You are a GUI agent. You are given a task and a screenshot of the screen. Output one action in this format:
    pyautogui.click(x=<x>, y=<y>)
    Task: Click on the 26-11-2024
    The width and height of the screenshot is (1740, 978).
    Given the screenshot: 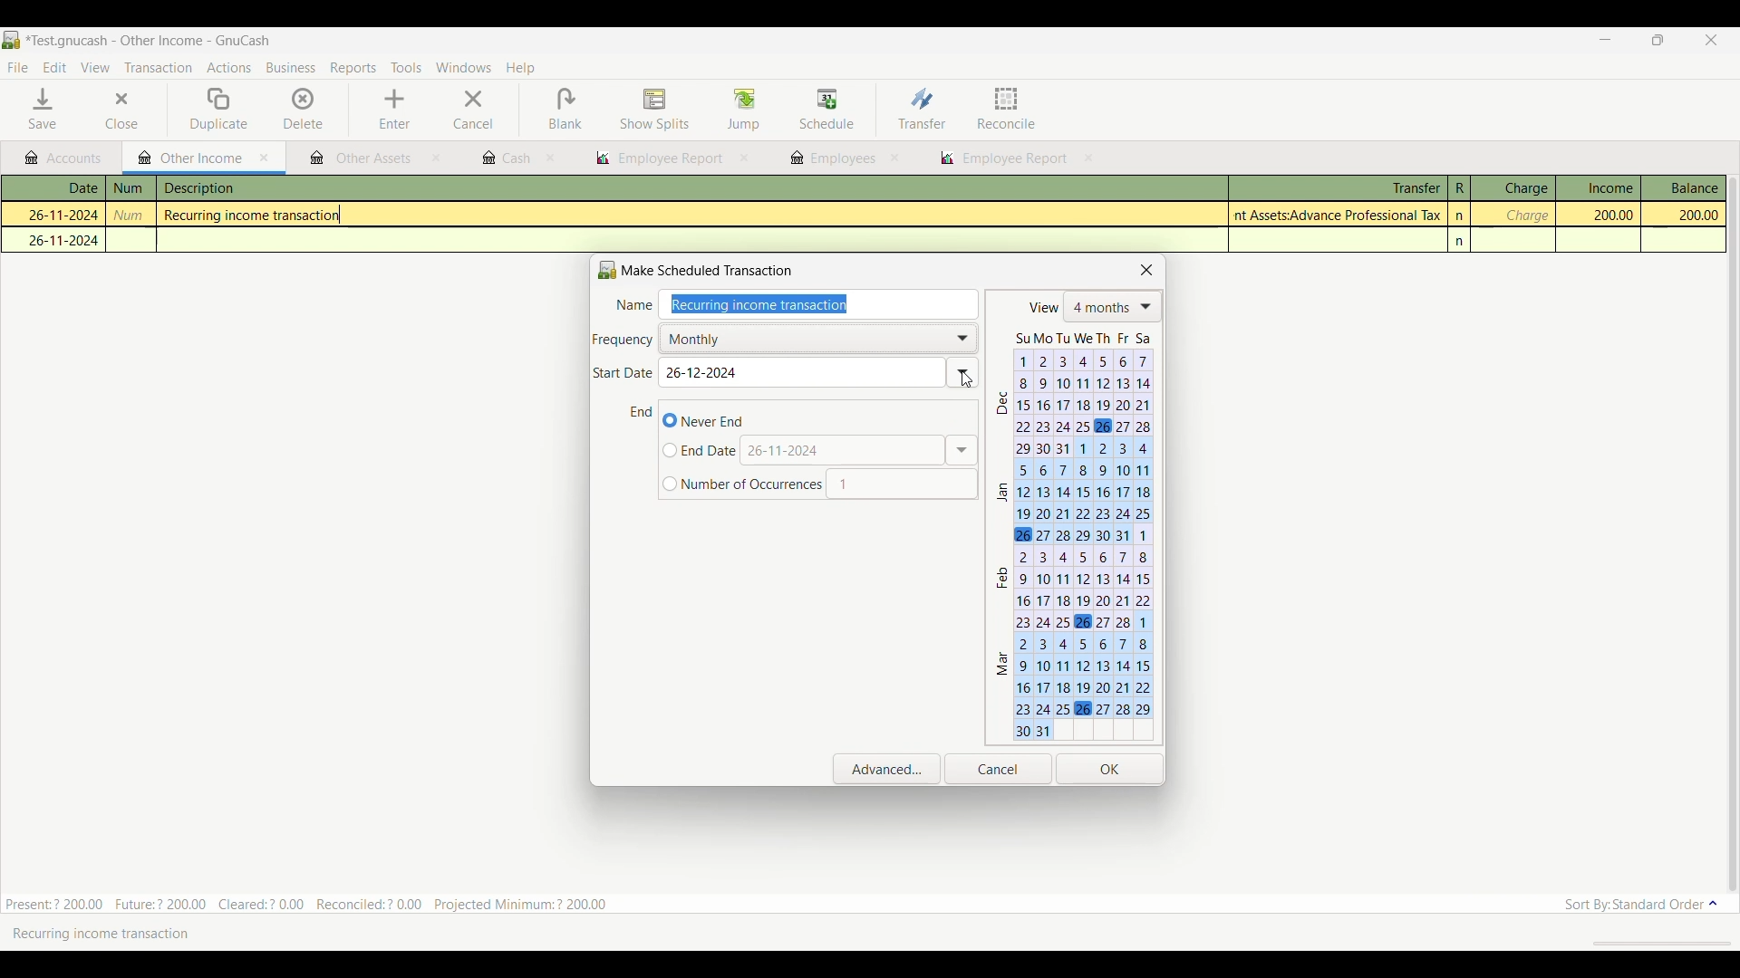 What is the action you would take?
    pyautogui.click(x=55, y=213)
    